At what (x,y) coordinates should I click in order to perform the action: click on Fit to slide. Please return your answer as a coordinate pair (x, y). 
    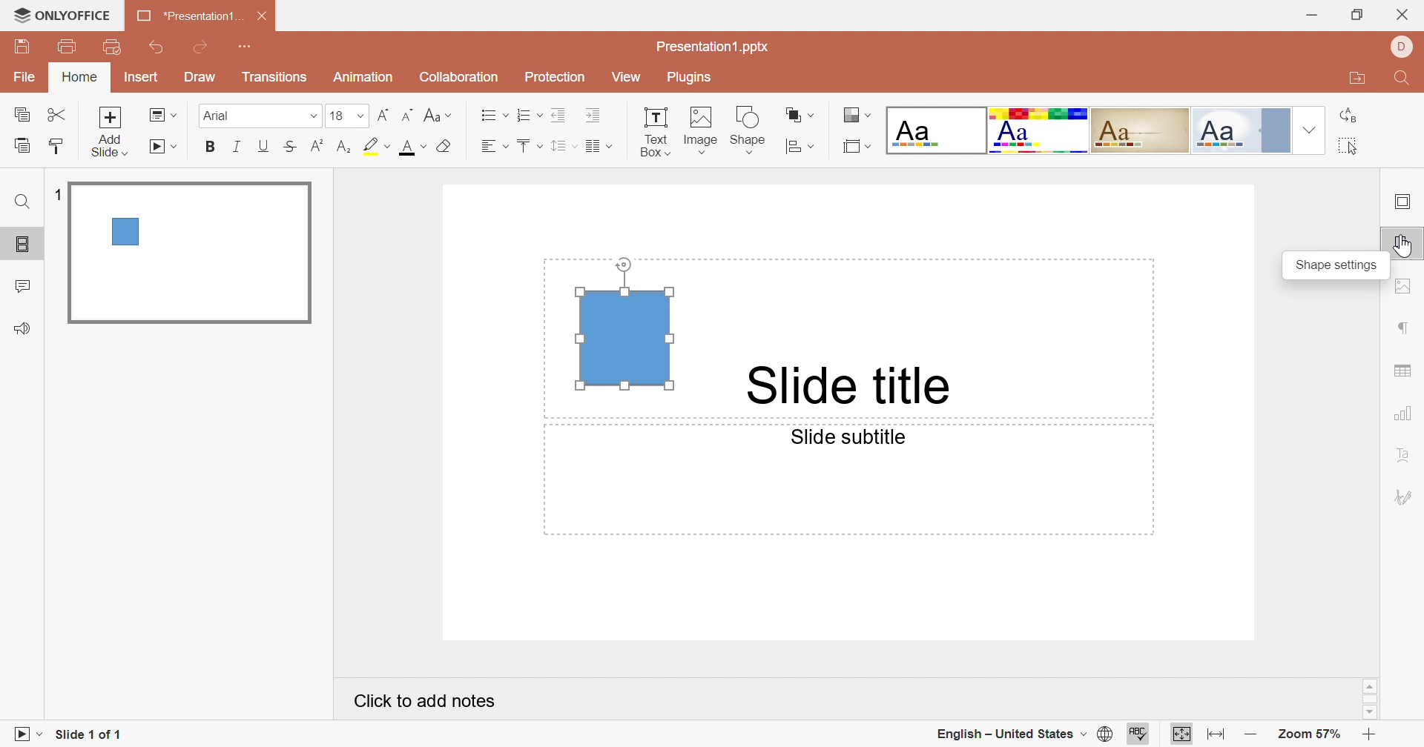
    Looking at the image, I should click on (1181, 734).